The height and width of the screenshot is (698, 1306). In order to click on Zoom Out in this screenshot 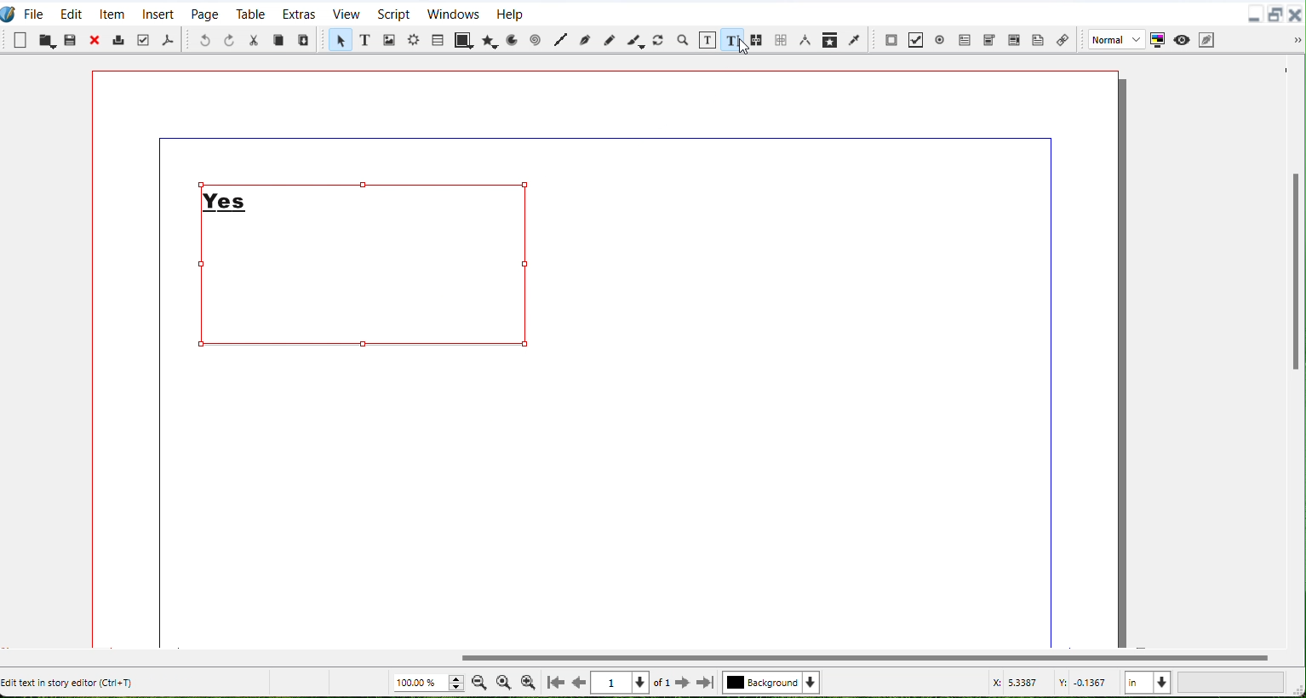, I will do `click(479, 682)`.